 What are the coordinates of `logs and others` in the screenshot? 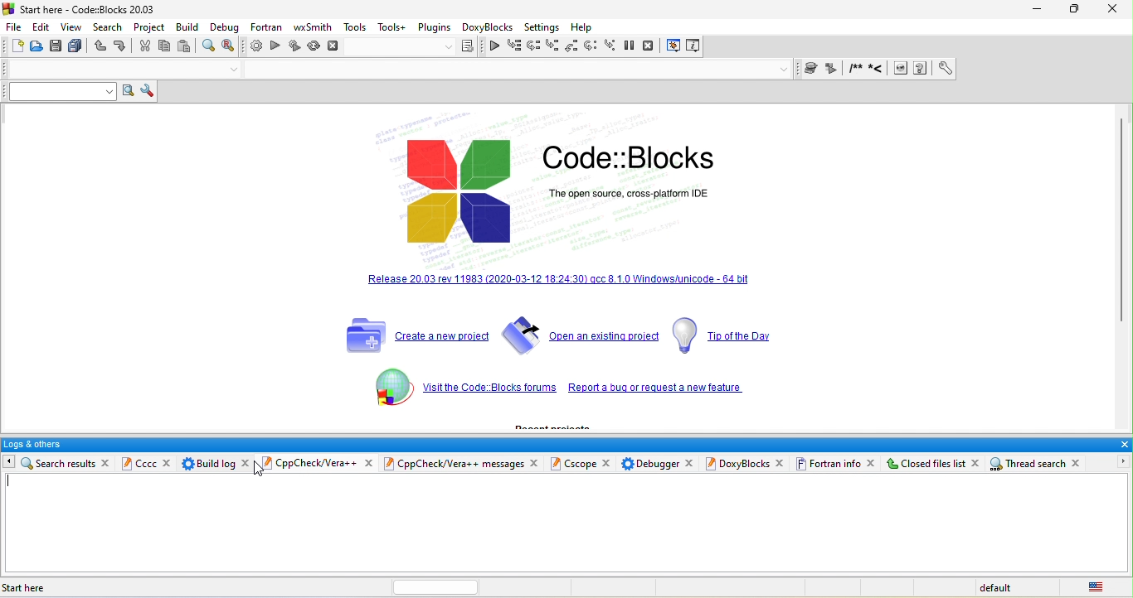 It's located at (554, 444).